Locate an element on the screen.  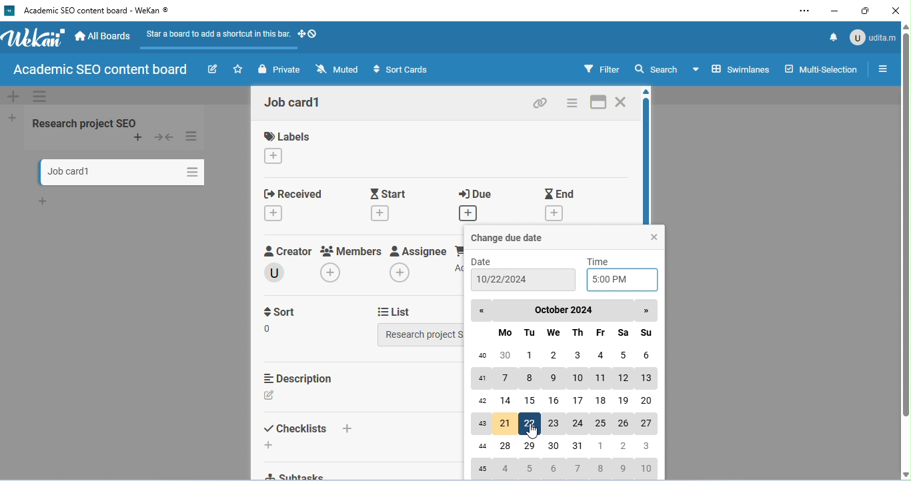
october 2024 is located at coordinates (565, 310).